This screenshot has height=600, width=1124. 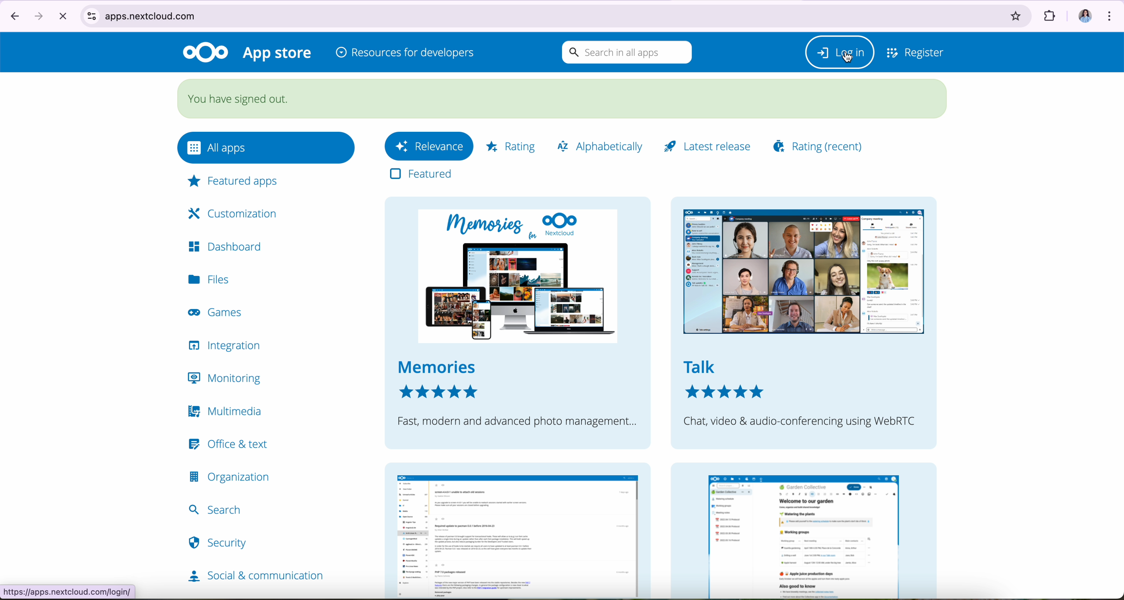 What do you see at coordinates (225, 411) in the screenshot?
I see `multimedia` at bounding box center [225, 411].